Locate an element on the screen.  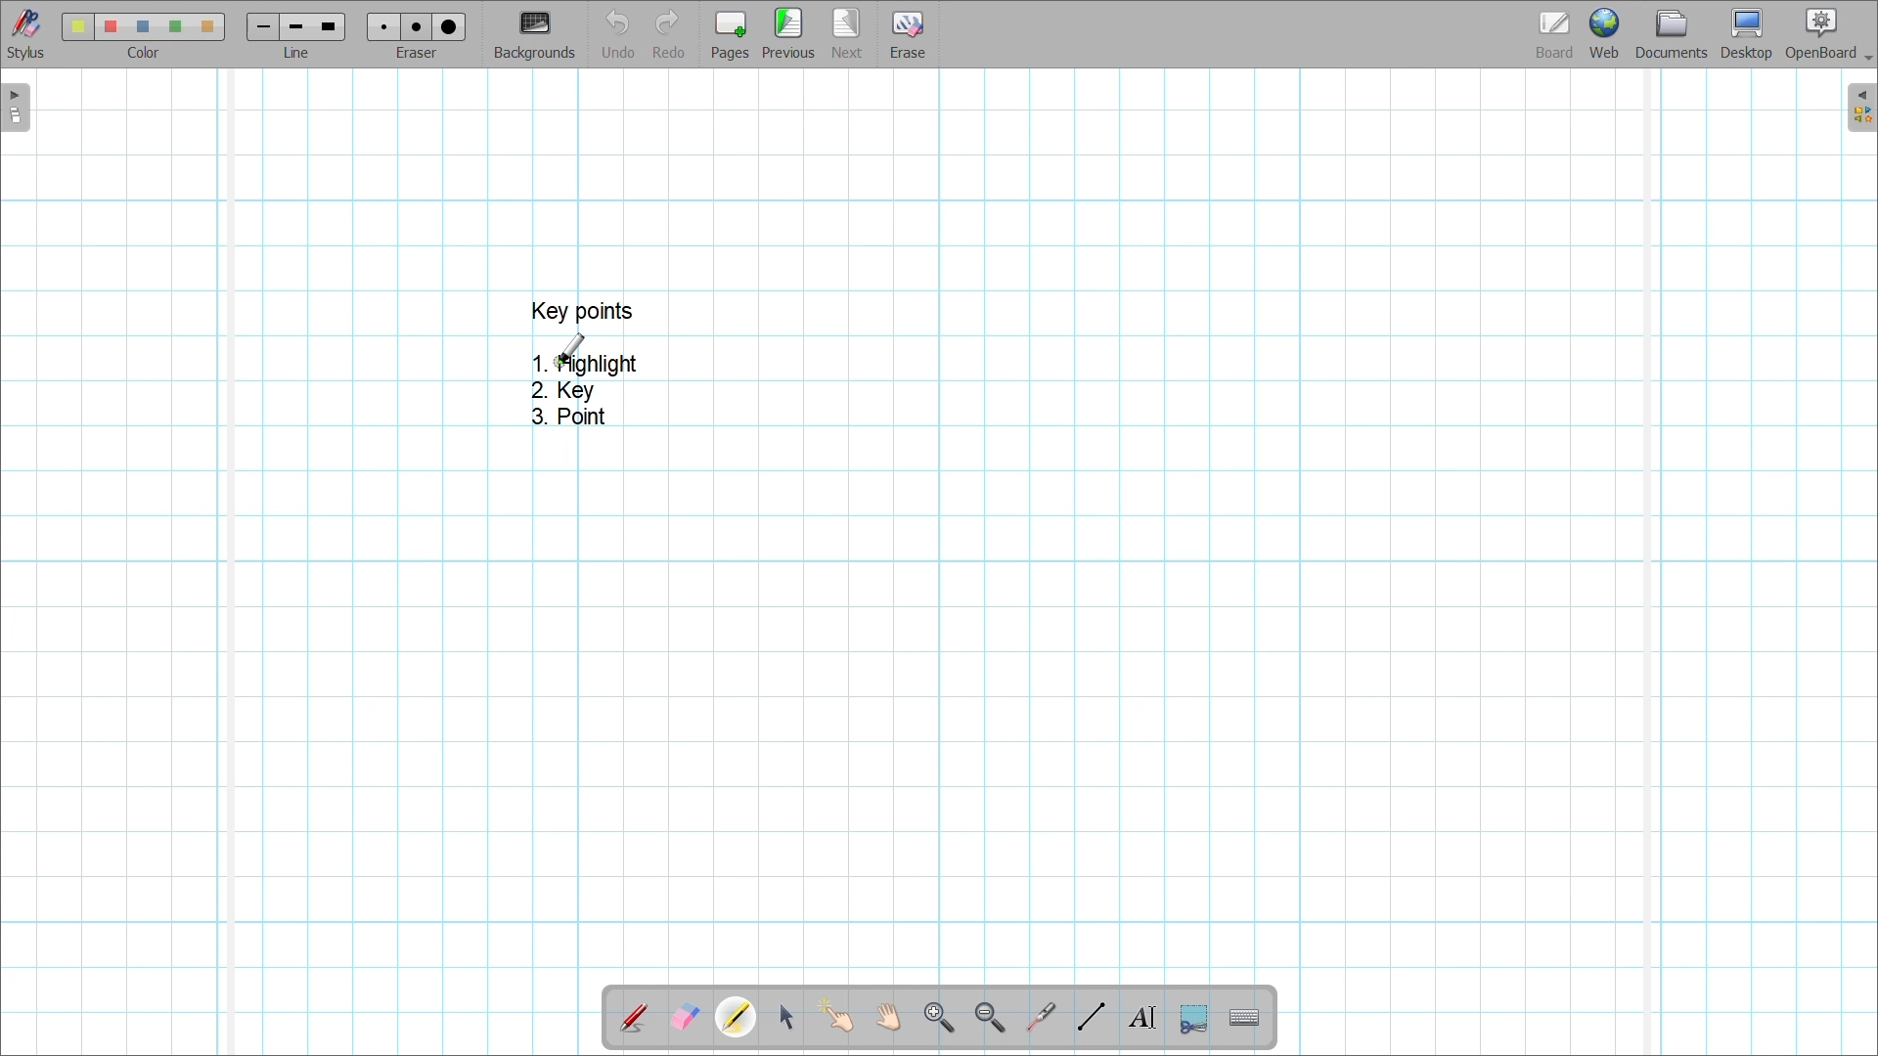
Zoom out is located at coordinates (991, 1019).